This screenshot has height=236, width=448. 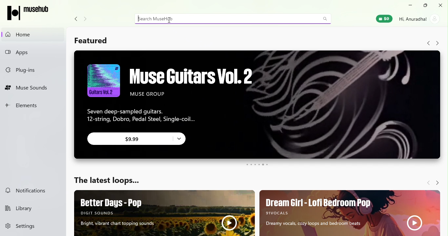 What do you see at coordinates (74, 19) in the screenshot?
I see `Navigate back` at bounding box center [74, 19].